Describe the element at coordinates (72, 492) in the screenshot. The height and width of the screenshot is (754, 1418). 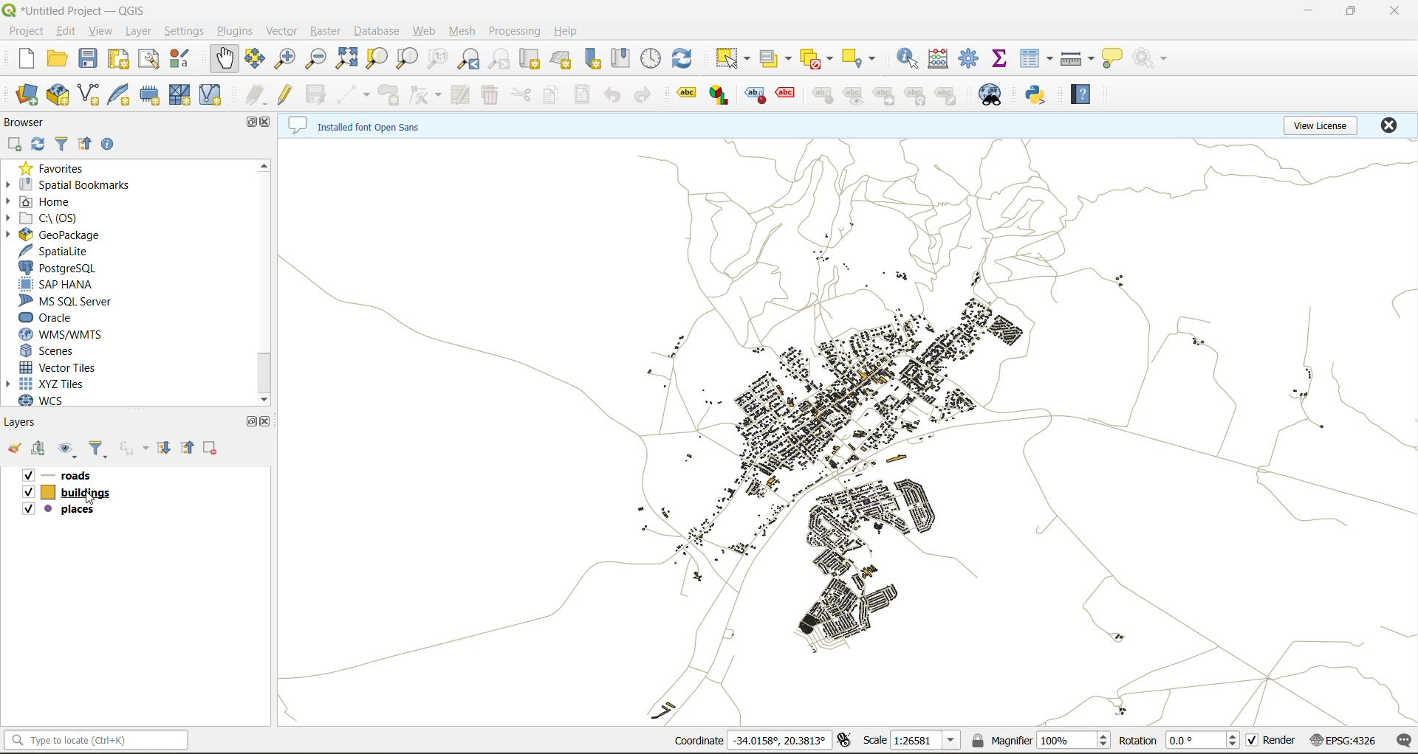
I see `buildings layer` at that location.